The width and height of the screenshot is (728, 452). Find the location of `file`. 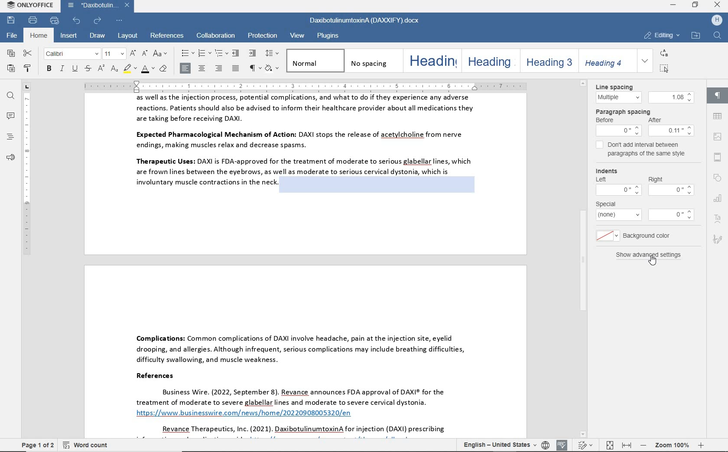

file is located at coordinates (13, 36).